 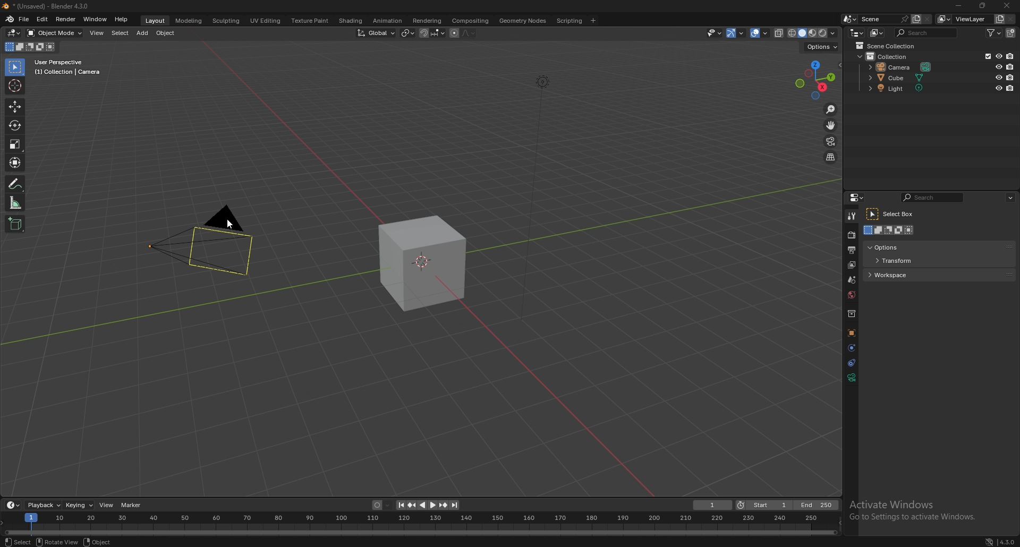 What do you see at coordinates (431, 32) in the screenshot?
I see `snapping` at bounding box center [431, 32].